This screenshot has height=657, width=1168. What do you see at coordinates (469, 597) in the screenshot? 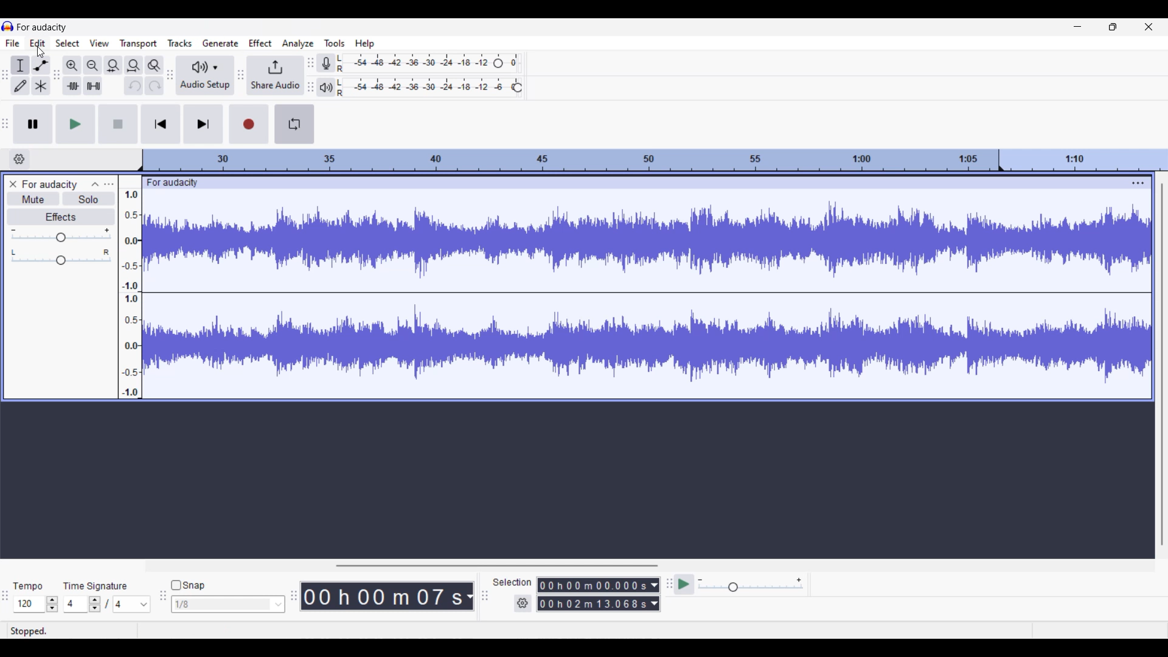
I see `Measurement ` at bounding box center [469, 597].